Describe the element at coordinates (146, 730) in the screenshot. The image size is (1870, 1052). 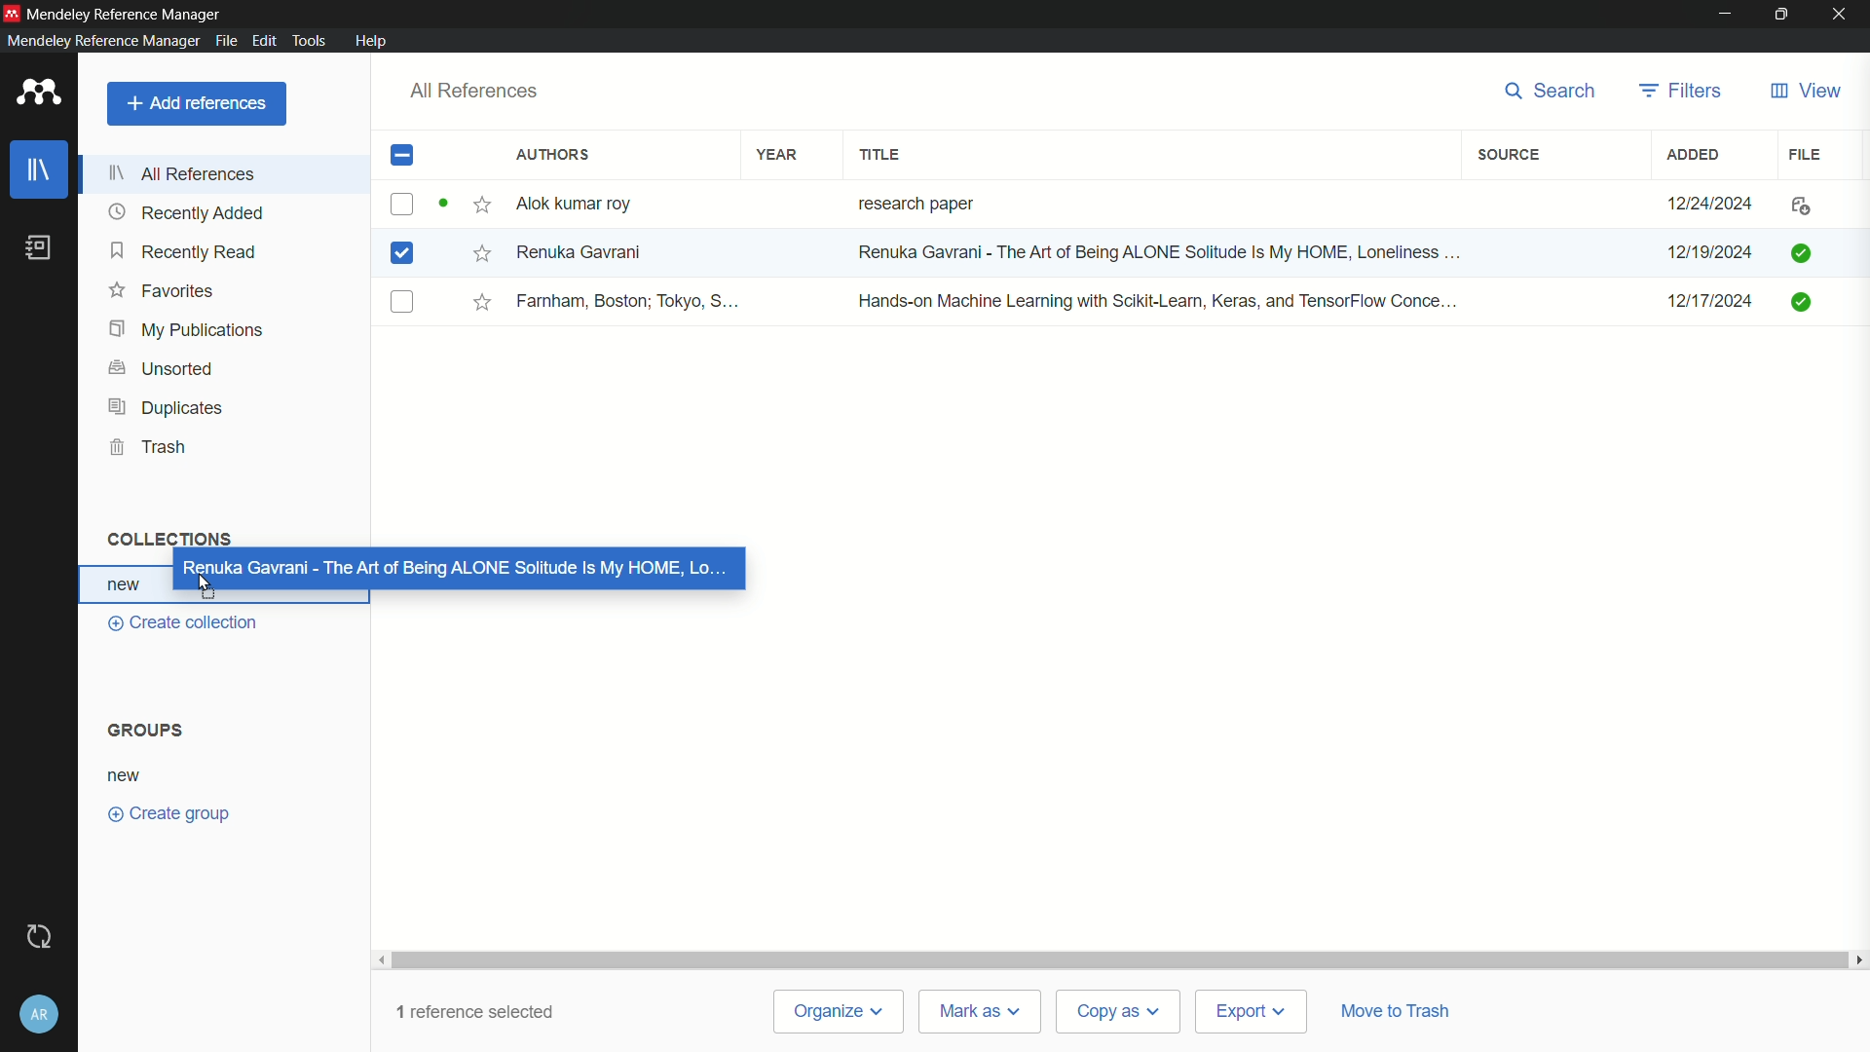
I see `groups` at that location.